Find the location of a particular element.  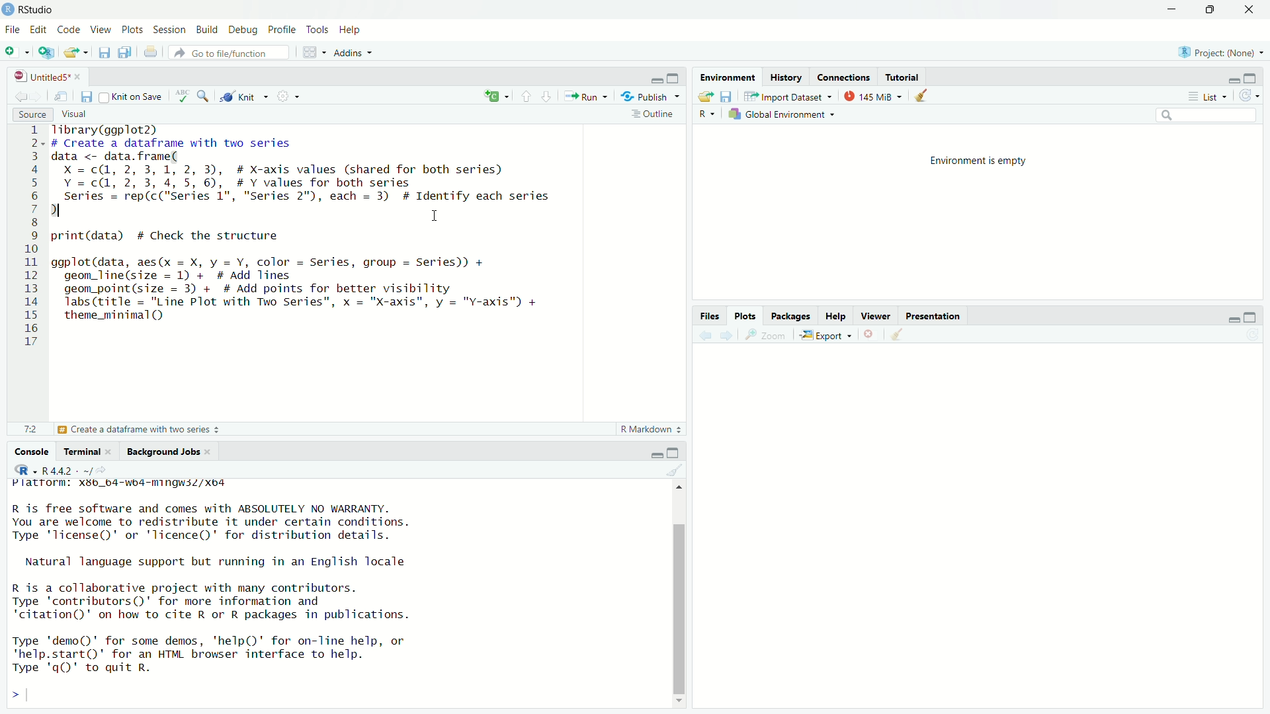

ABC is located at coordinates (181, 97).